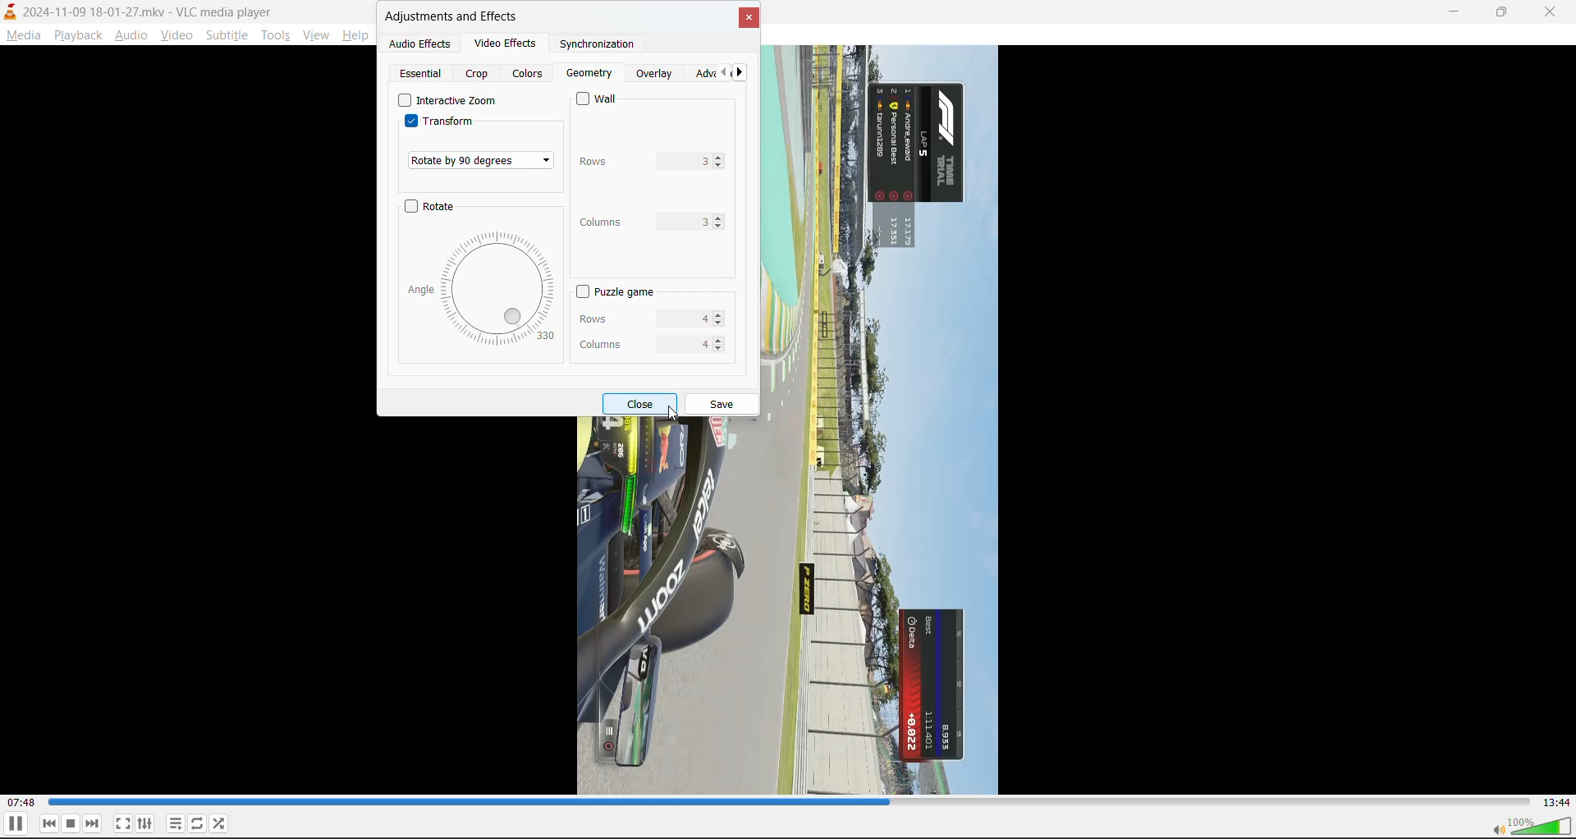 The width and height of the screenshot is (1576, 839). What do you see at coordinates (358, 34) in the screenshot?
I see `help` at bounding box center [358, 34].